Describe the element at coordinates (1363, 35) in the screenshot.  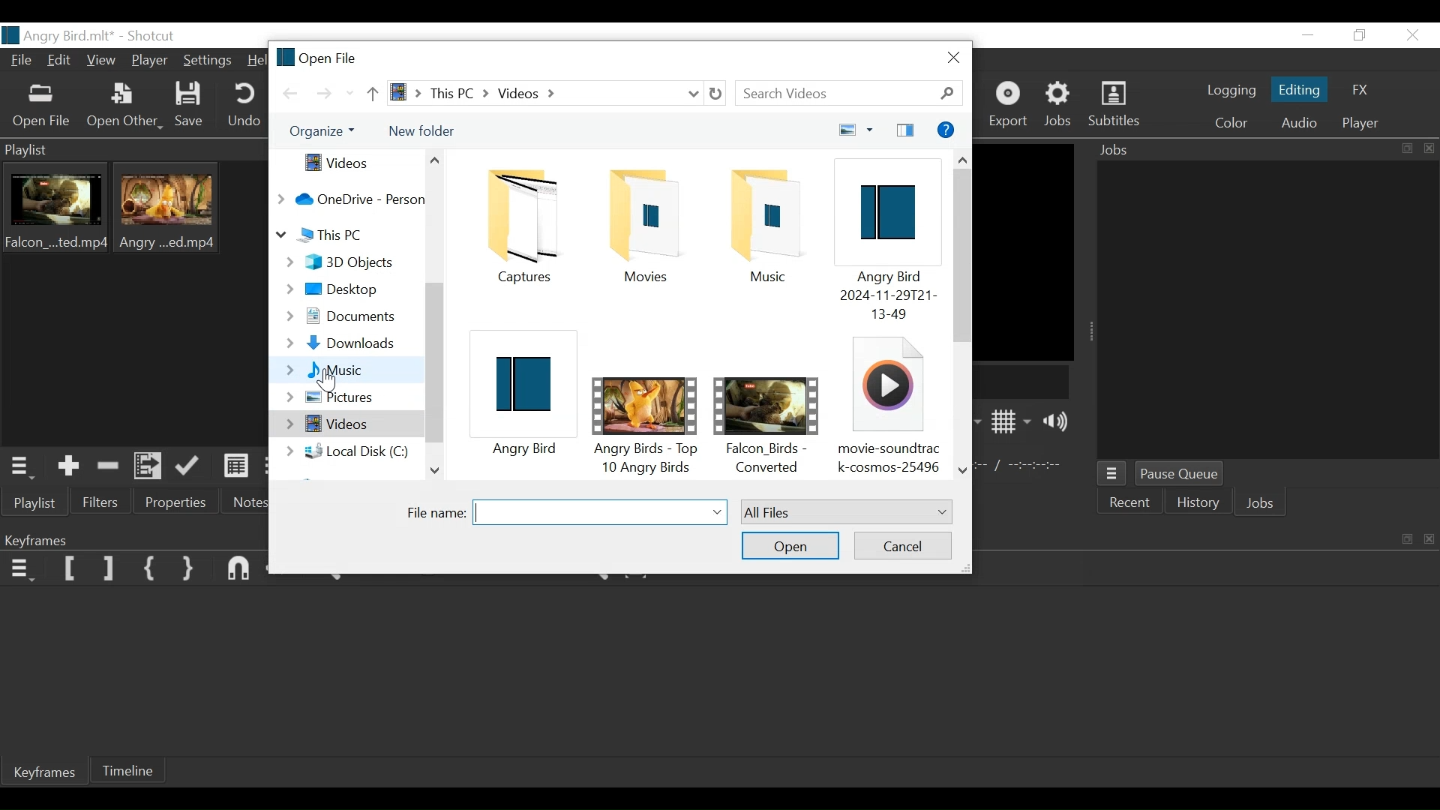
I see `Restore` at that location.